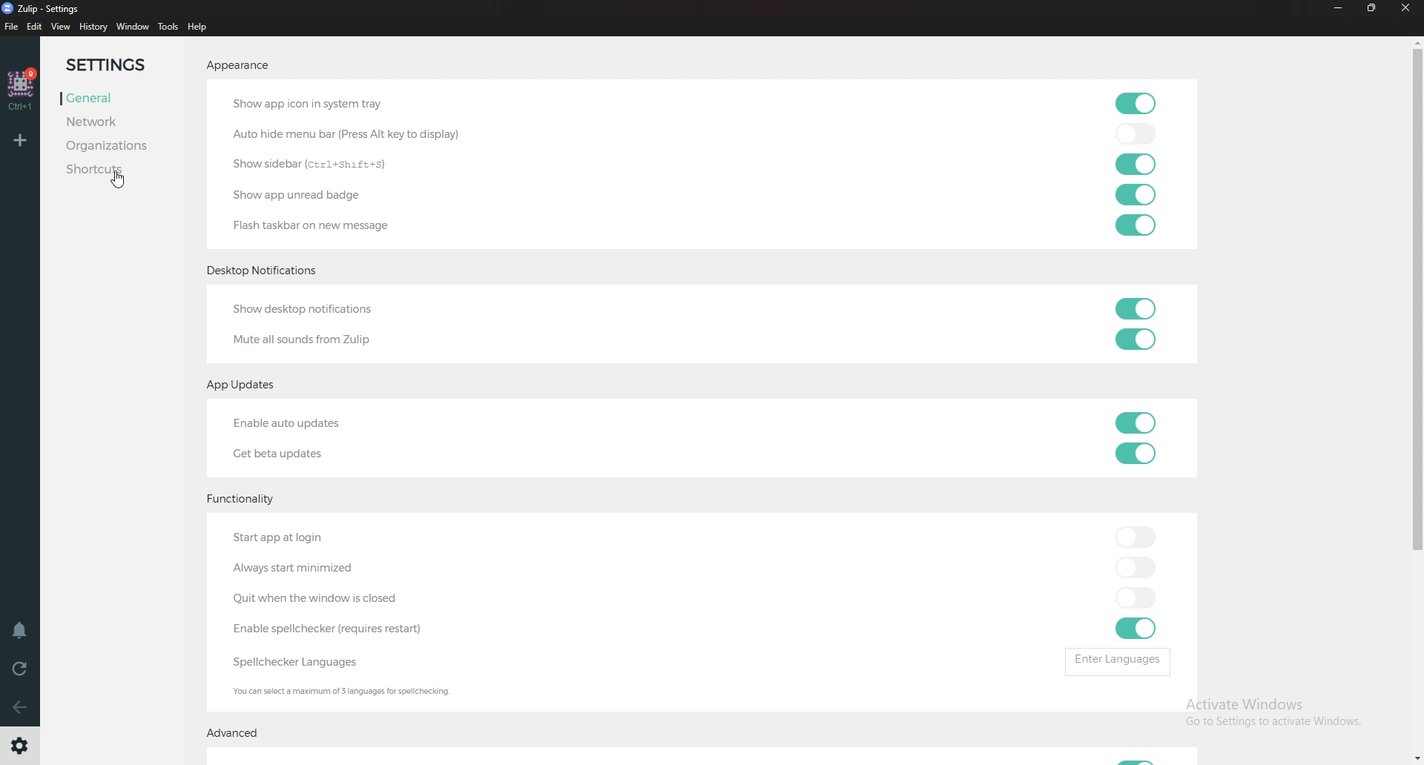 Image resolution: width=1424 pixels, height=765 pixels. Describe the element at coordinates (304, 342) in the screenshot. I see `Mute all sounds from Zulip` at that location.